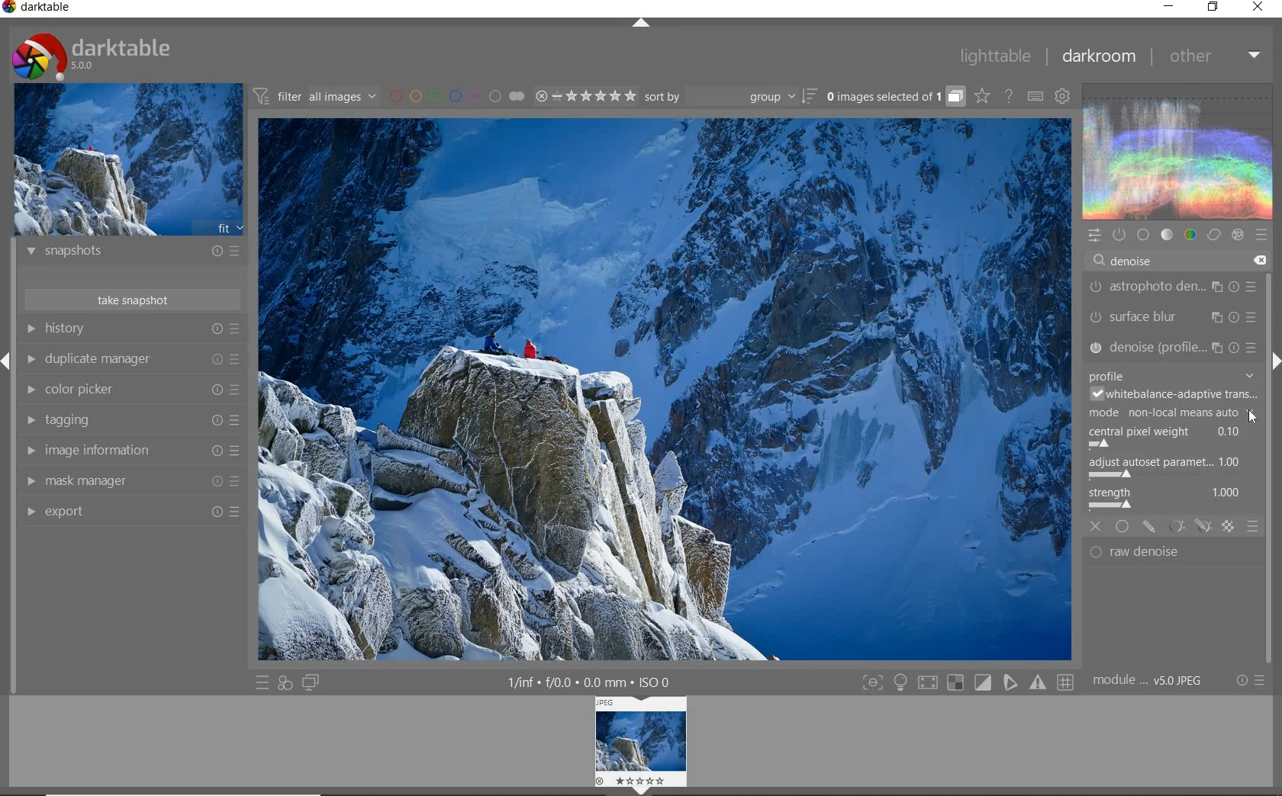  I want to click on sort, so click(730, 97).